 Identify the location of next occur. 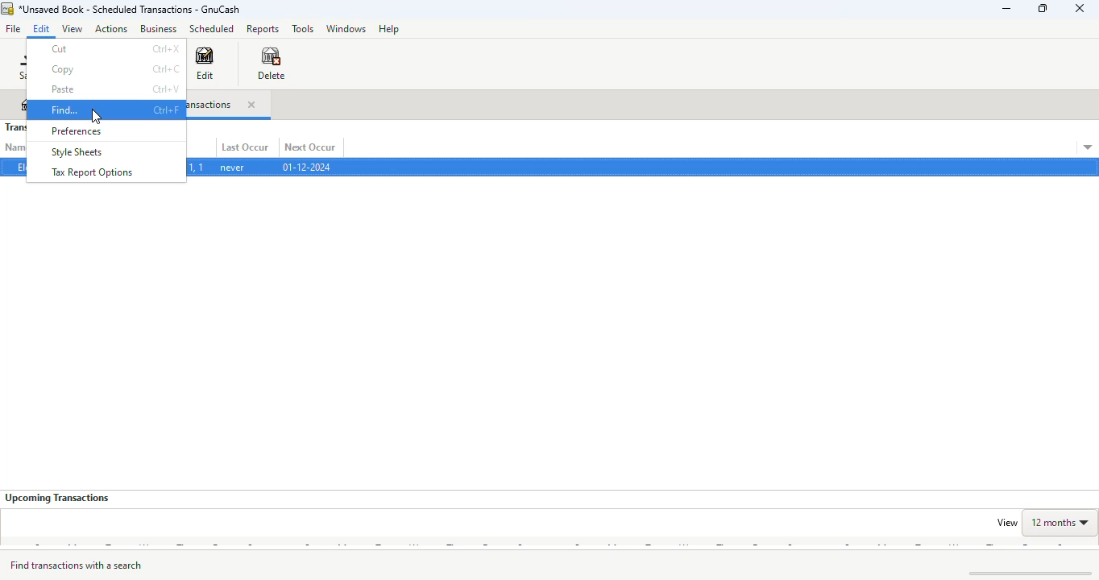
(309, 147).